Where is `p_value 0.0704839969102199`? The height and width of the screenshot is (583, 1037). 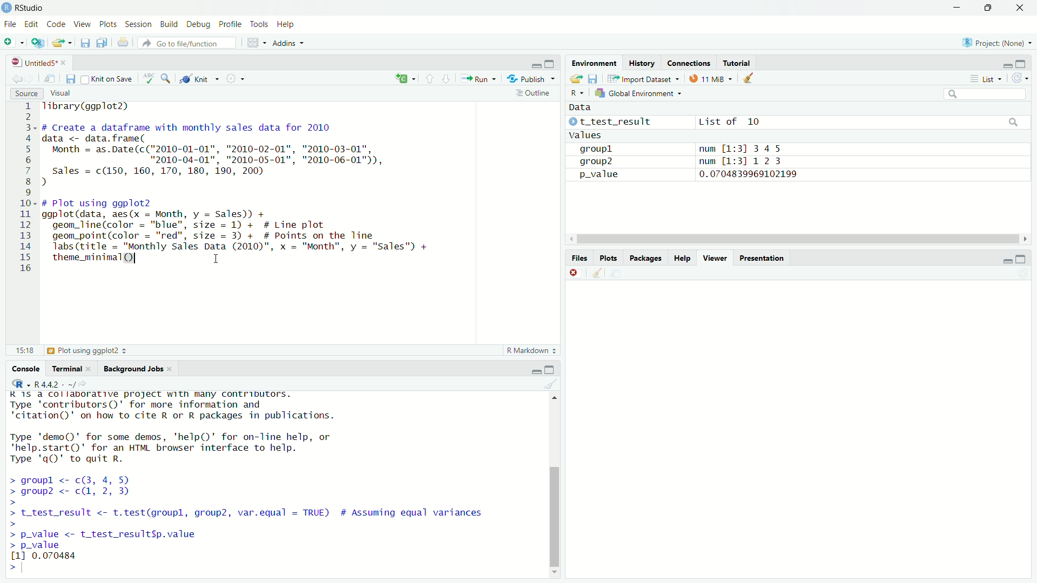 p_value 0.0704839969102199 is located at coordinates (685, 174).